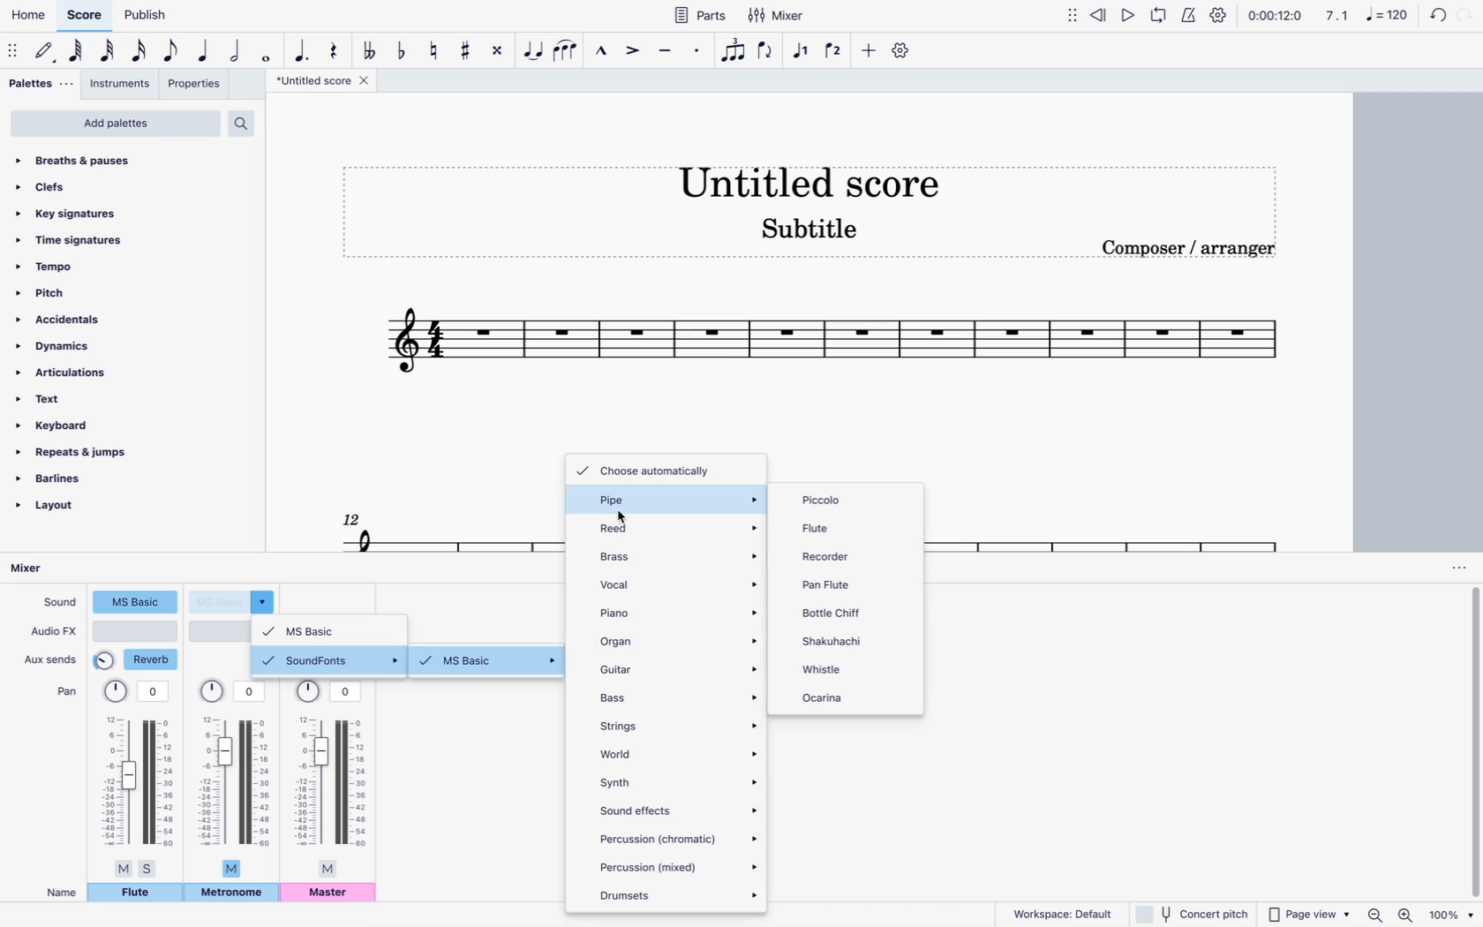  I want to click on percussion, so click(680, 839).